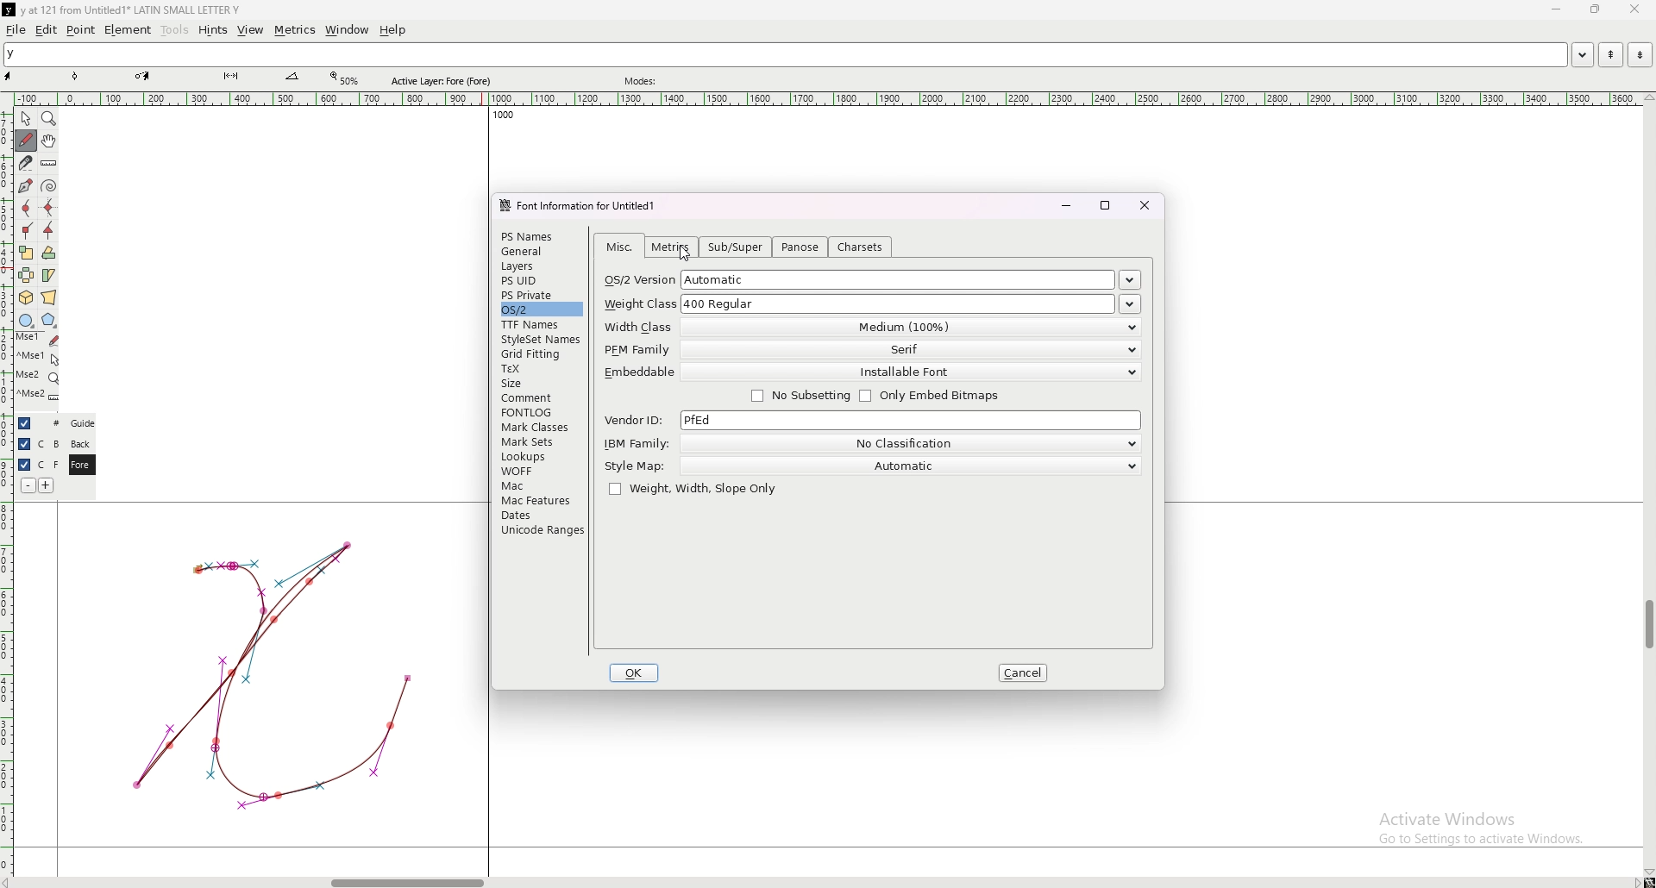 This screenshot has height=888, width=1656. Describe the element at coordinates (871, 466) in the screenshot. I see `style map automatic` at that location.